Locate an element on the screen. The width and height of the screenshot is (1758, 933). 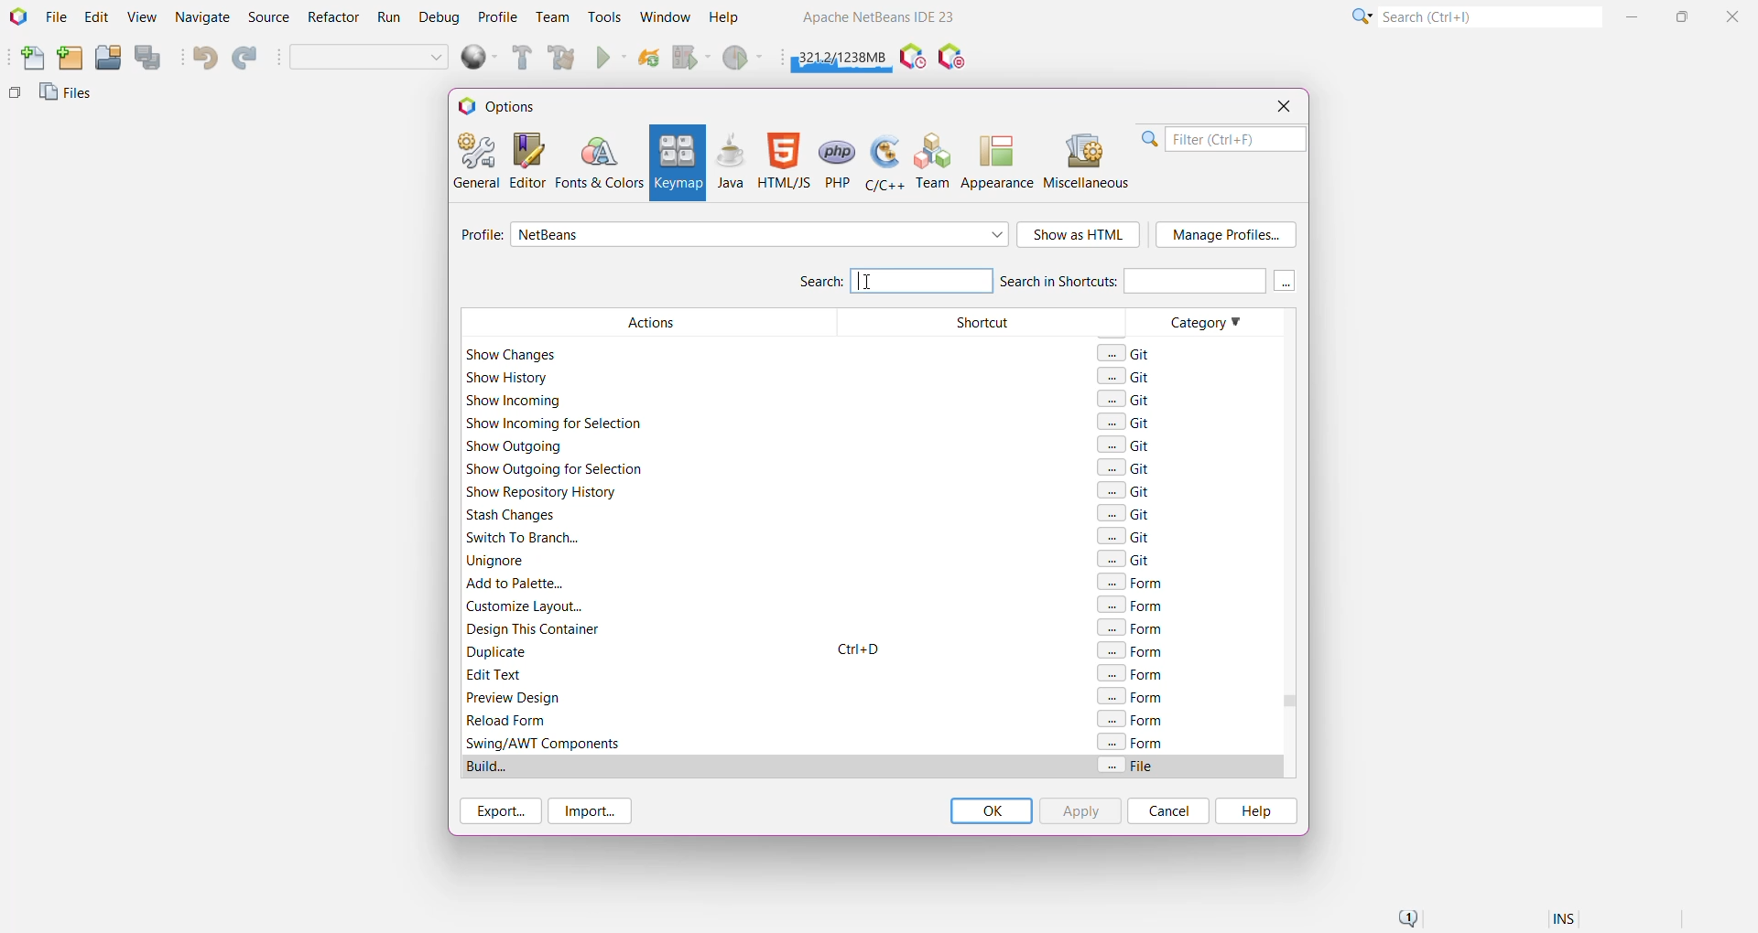
Profile is located at coordinates (479, 237).